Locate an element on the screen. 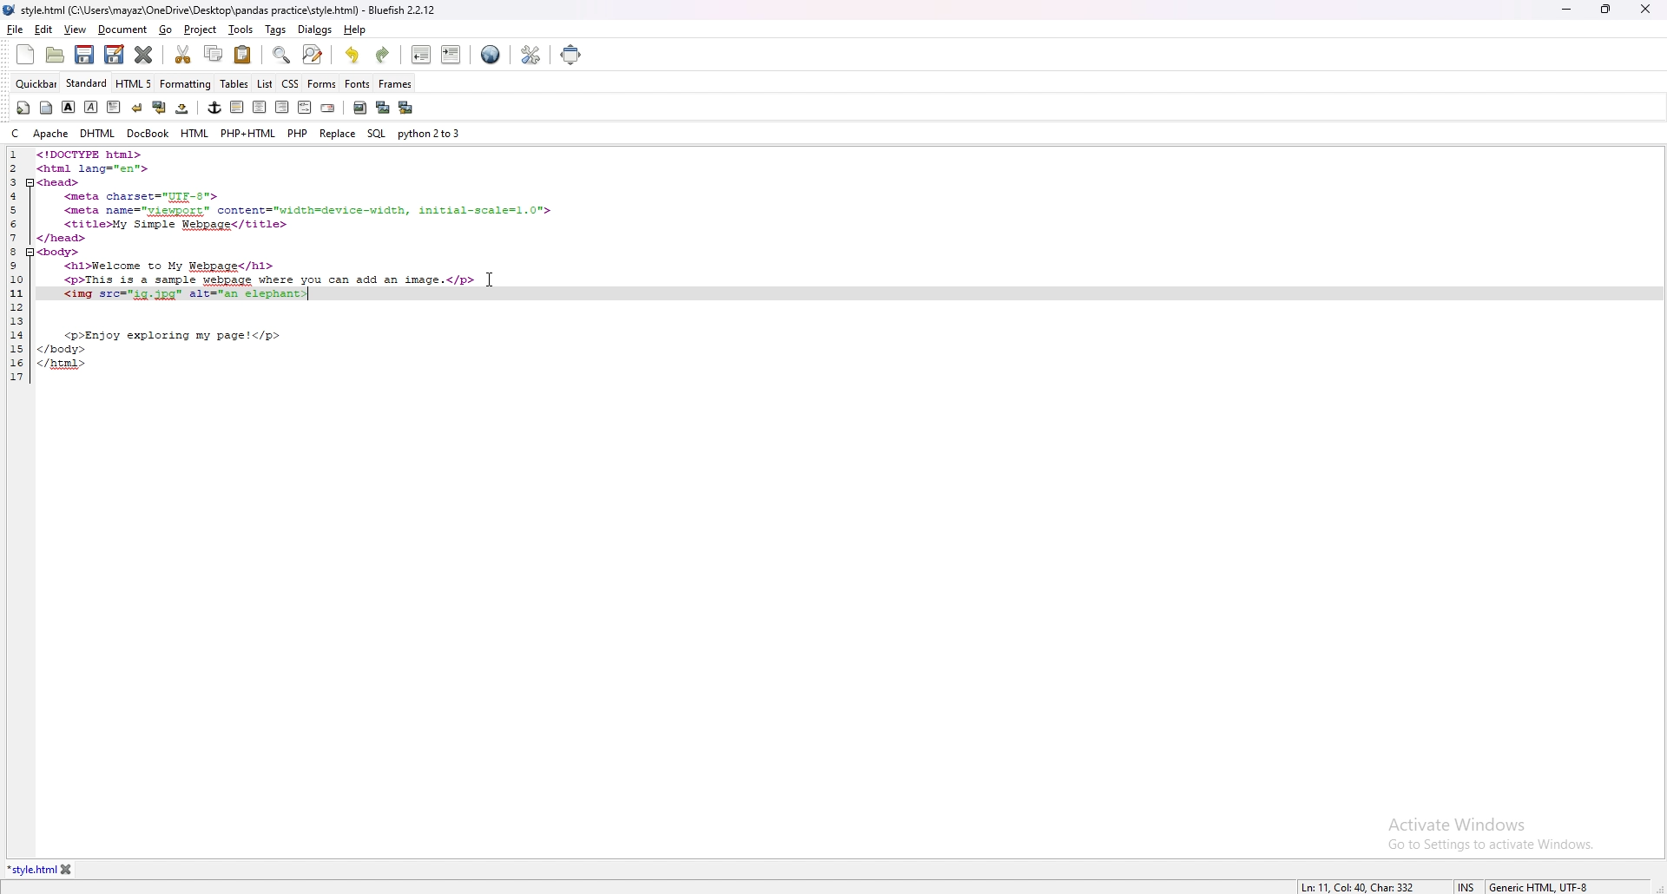 The height and width of the screenshot is (894, 1667). logo is located at coordinates (12, 10).